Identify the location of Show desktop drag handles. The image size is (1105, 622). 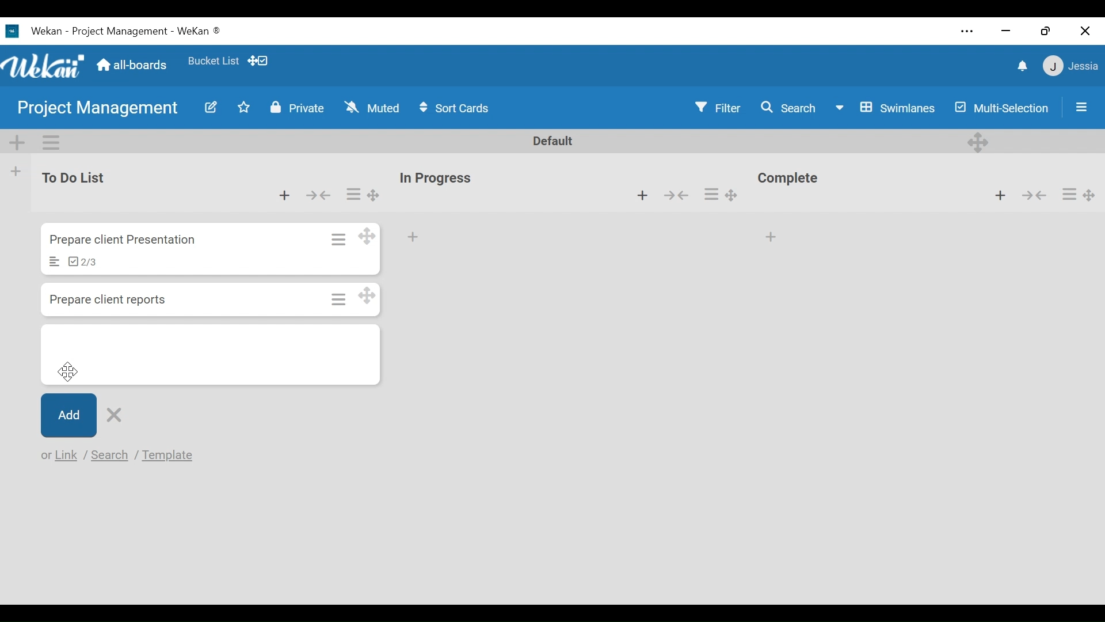
(260, 60).